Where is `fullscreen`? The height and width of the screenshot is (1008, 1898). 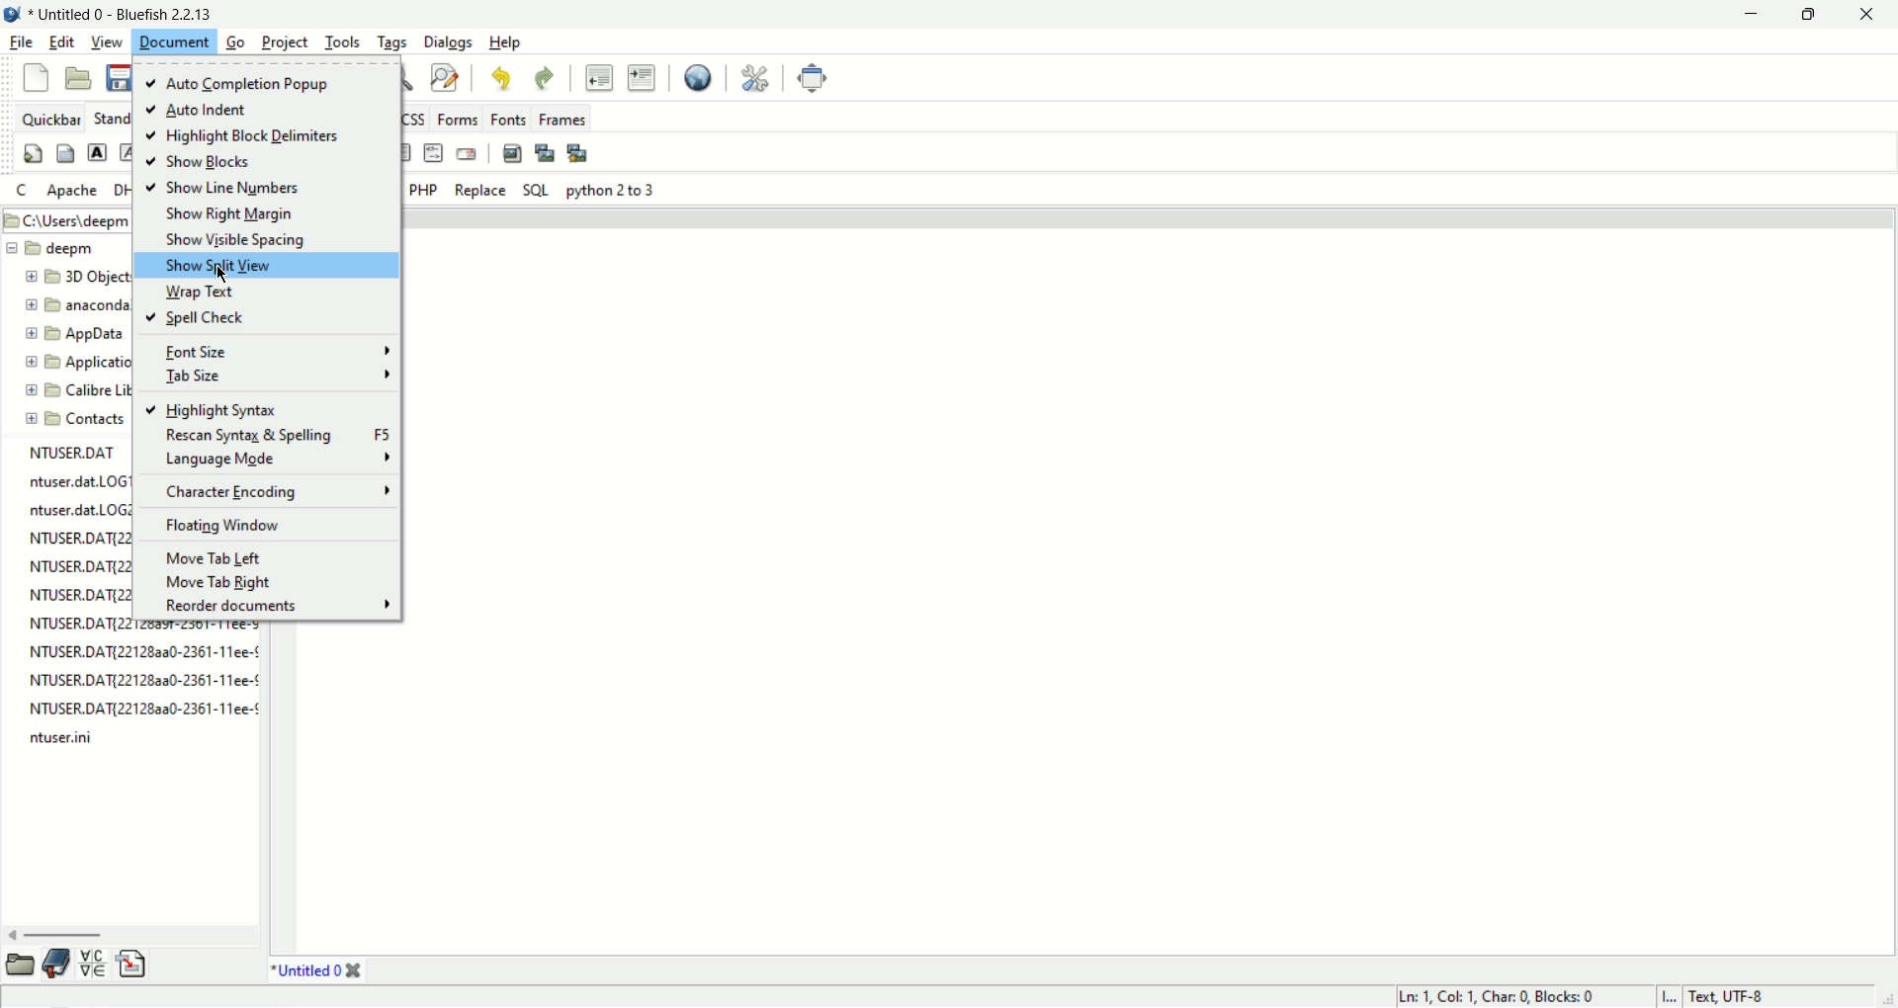 fullscreen is located at coordinates (813, 78).